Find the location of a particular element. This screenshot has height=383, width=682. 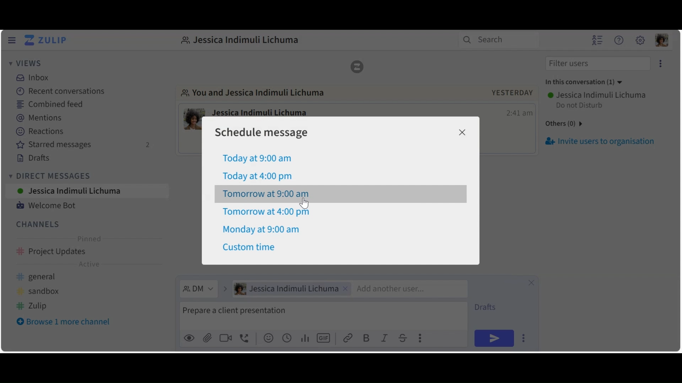

in this conversation(1) is located at coordinates (590, 83).